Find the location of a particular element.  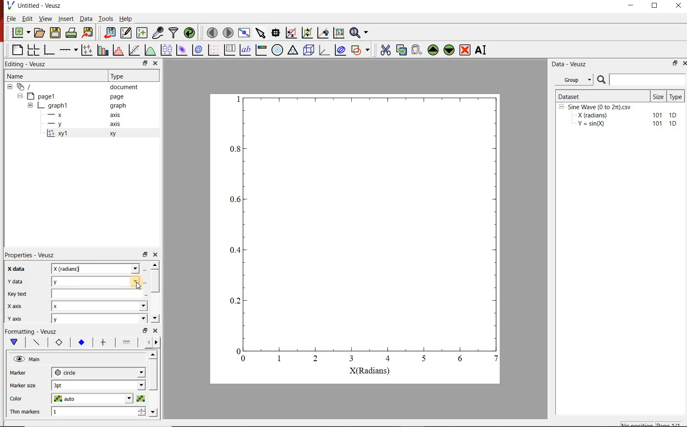

Min/Max is located at coordinates (144, 63).